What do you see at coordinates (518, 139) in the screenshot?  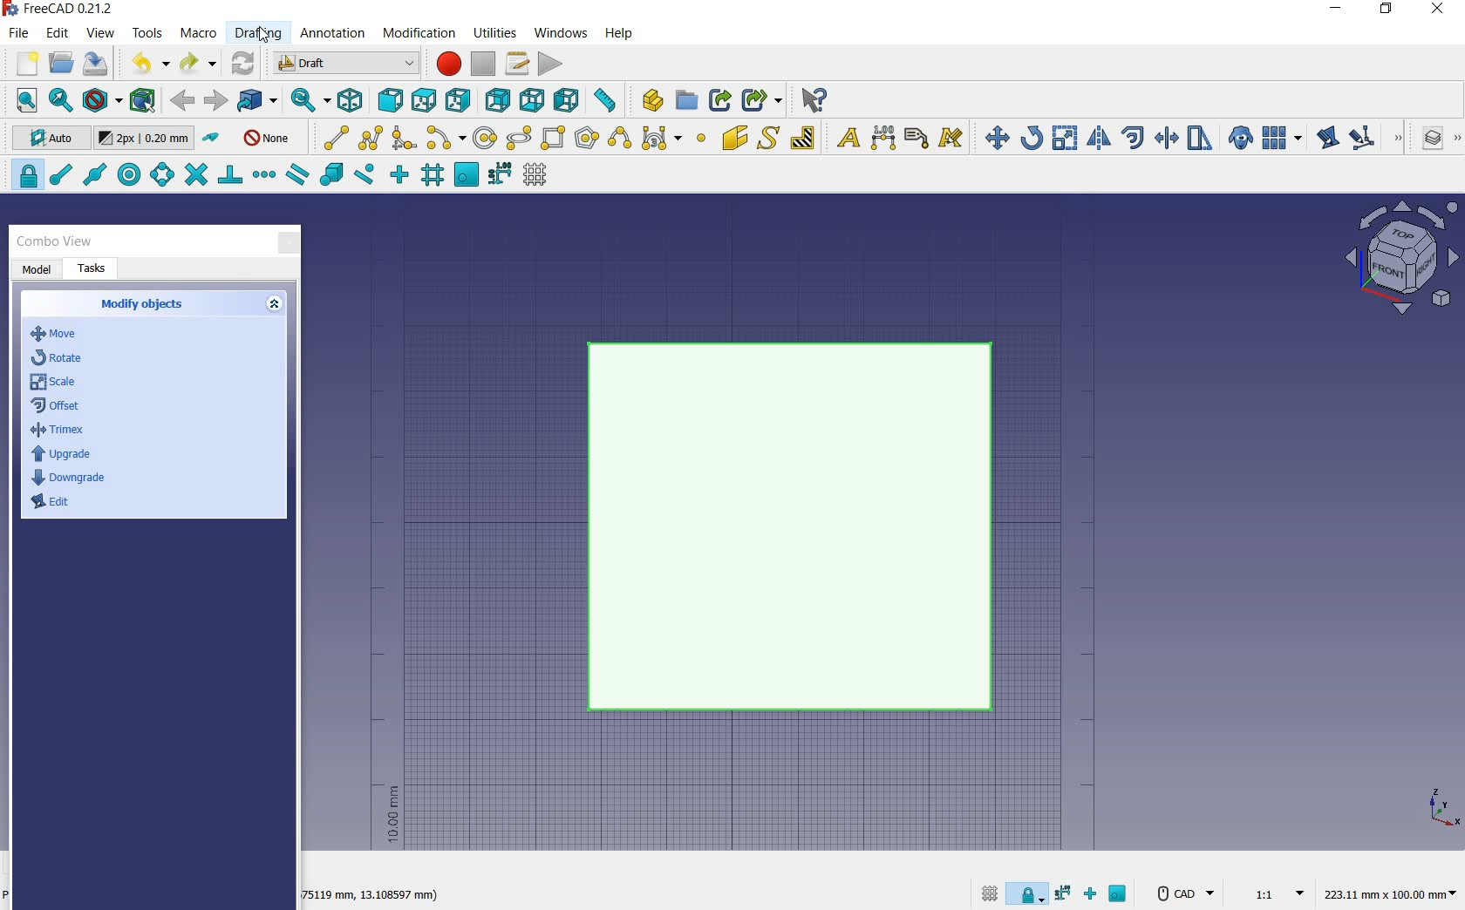 I see `ellipse` at bounding box center [518, 139].